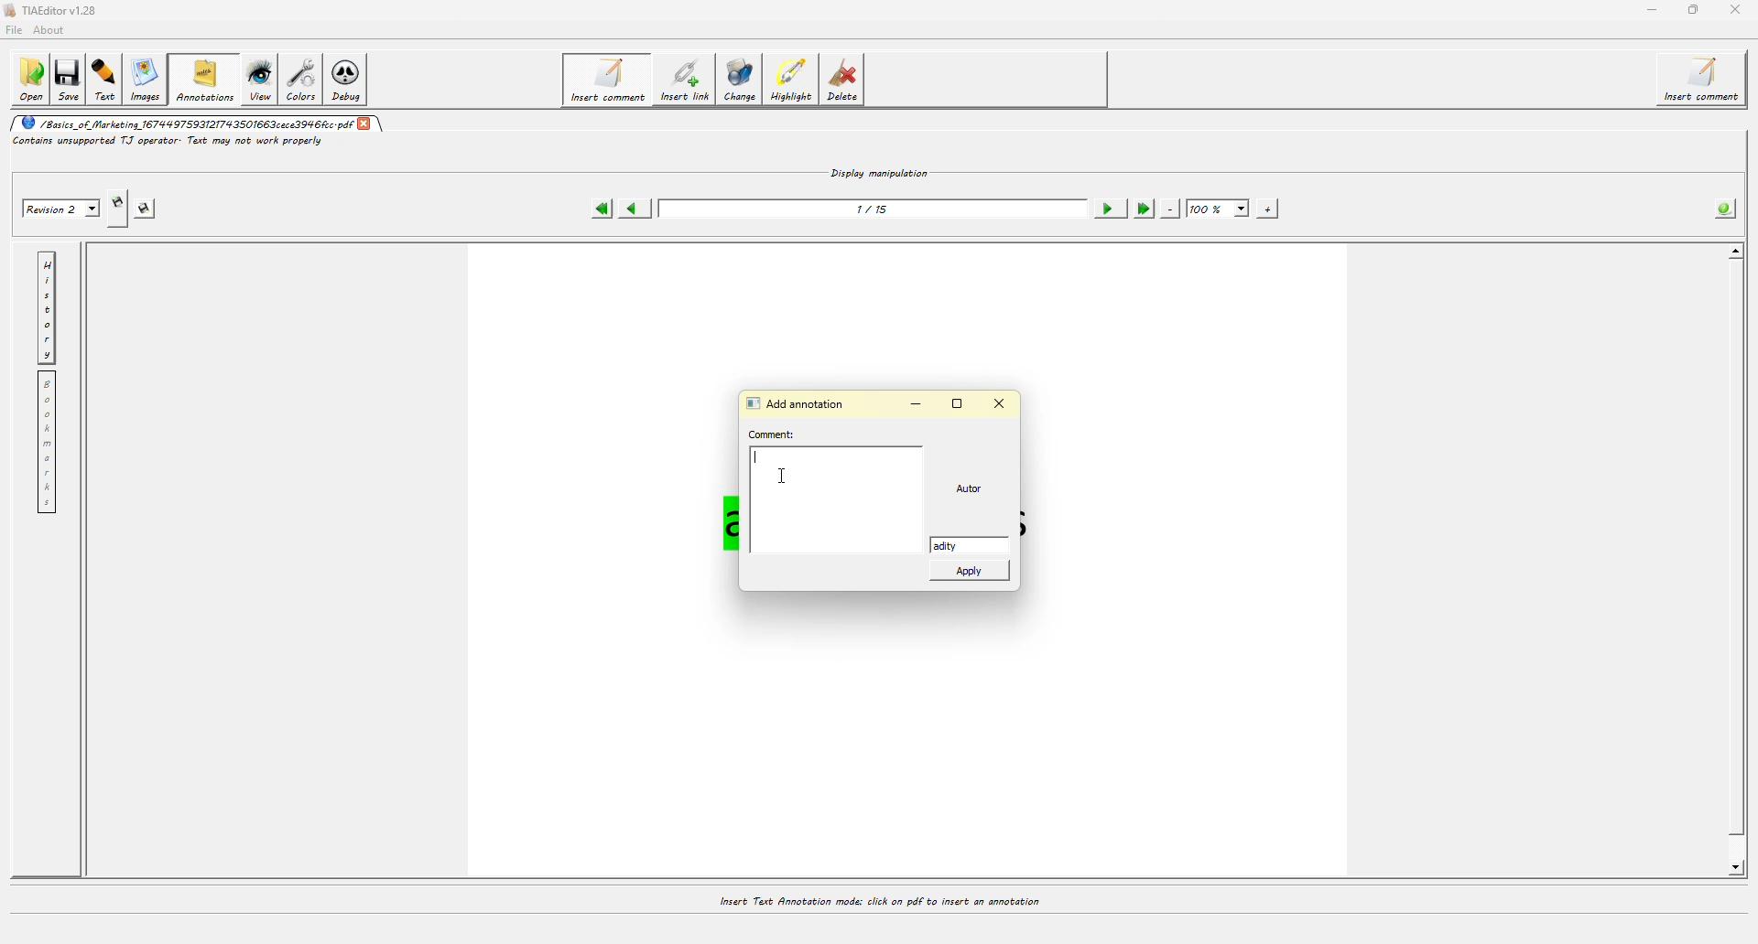 The height and width of the screenshot is (944, 1758). What do you see at coordinates (1694, 9) in the screenshot?
I see `maximize` at bounding box center [1694, 9].